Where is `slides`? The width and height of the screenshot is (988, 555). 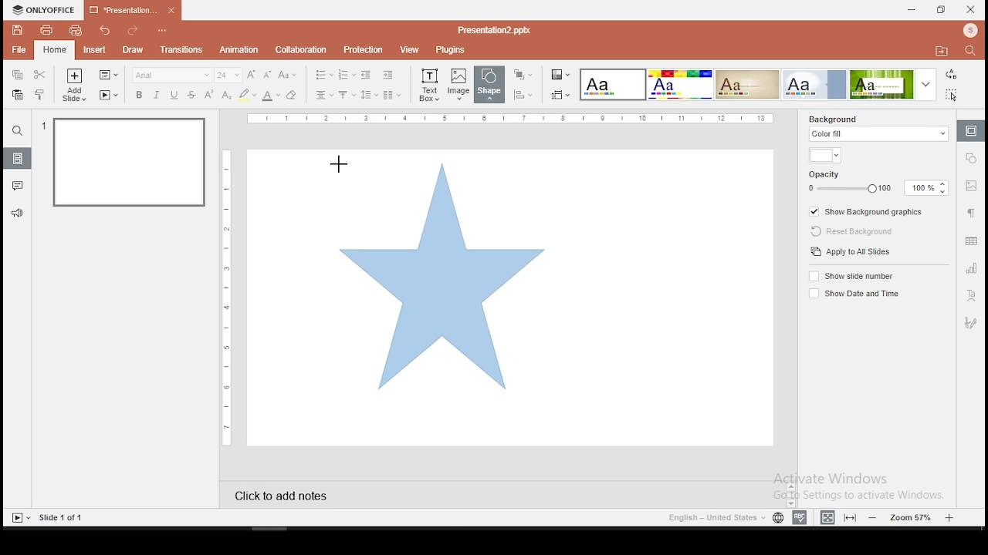
slides is located at coordinates (16, 158).